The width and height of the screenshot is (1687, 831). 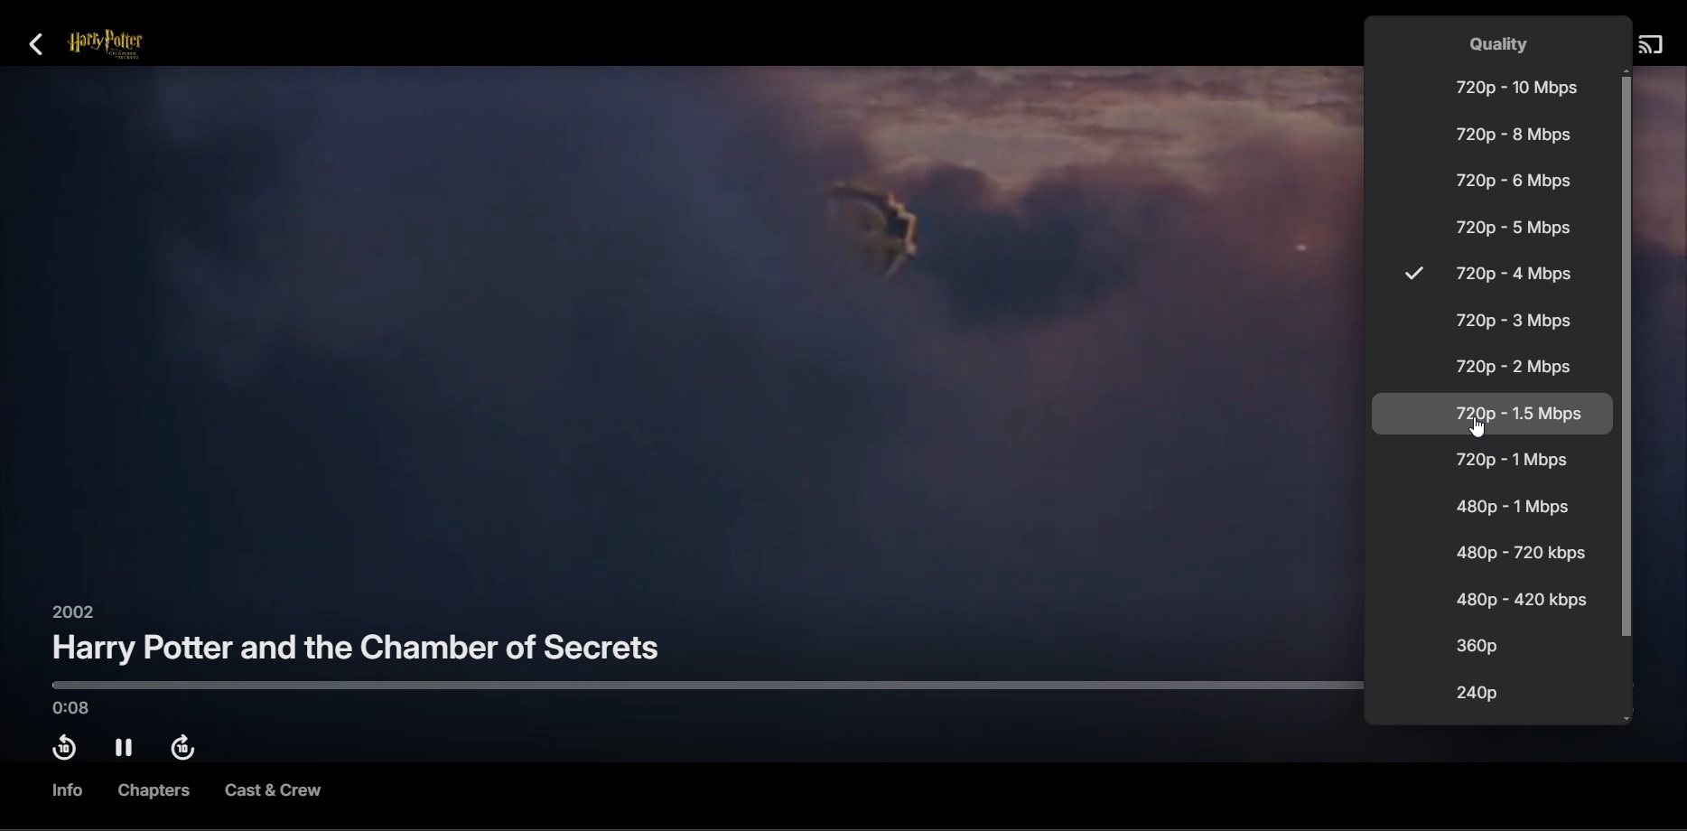 I want to click on Quality, so click(x=1501, y=43).